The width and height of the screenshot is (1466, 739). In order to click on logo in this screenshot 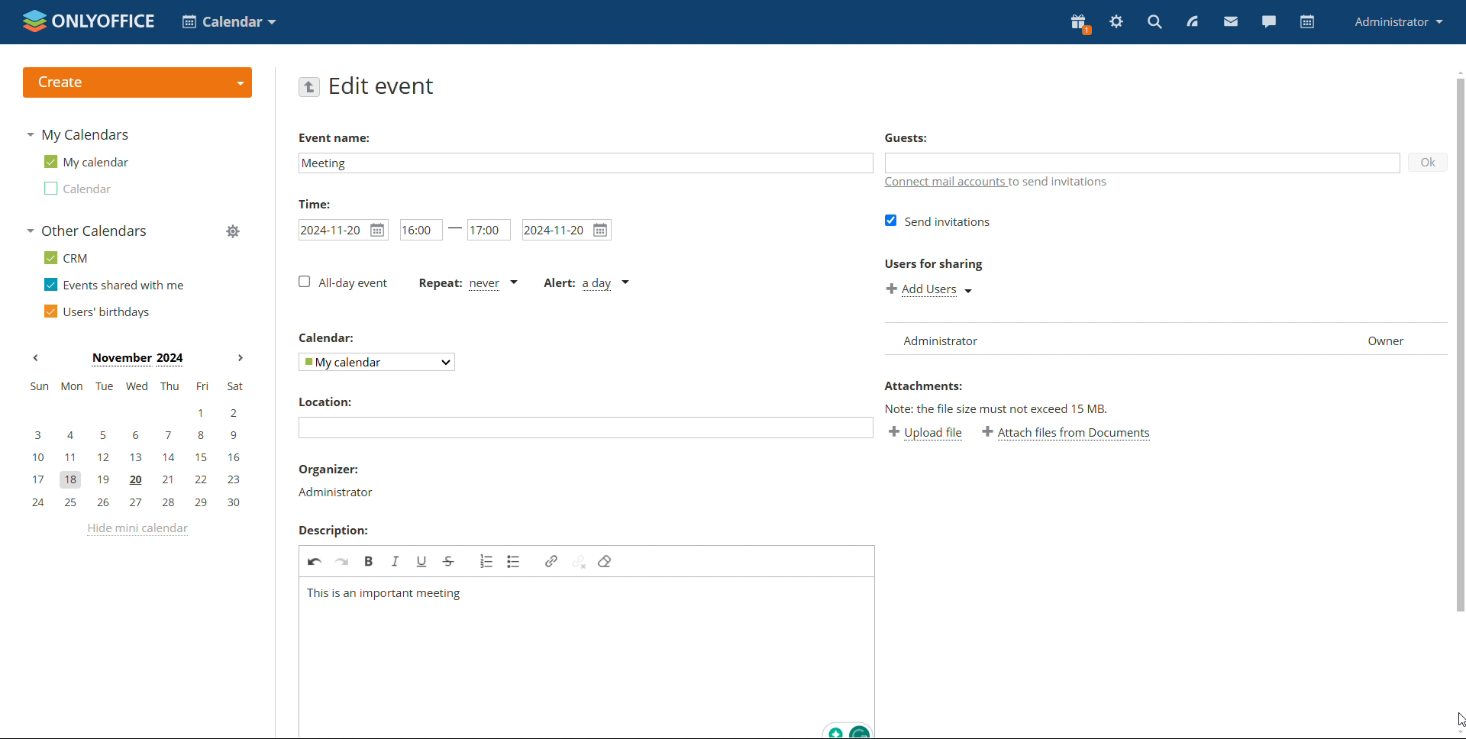, I will do `click(89, 21)`.